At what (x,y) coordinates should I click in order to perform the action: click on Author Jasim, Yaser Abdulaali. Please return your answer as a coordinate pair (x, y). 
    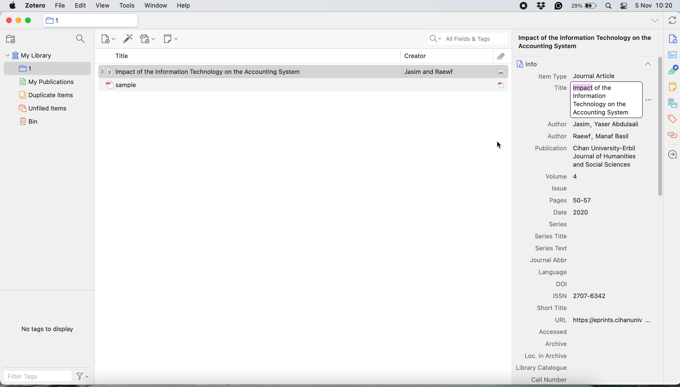
    Looking at the image, I should click on (594, 125).